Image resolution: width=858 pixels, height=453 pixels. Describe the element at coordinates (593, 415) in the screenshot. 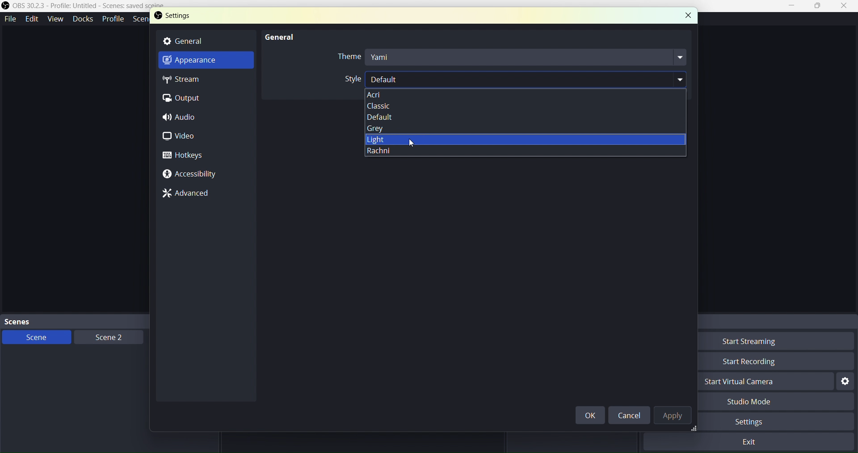

I see `ok` at that location.